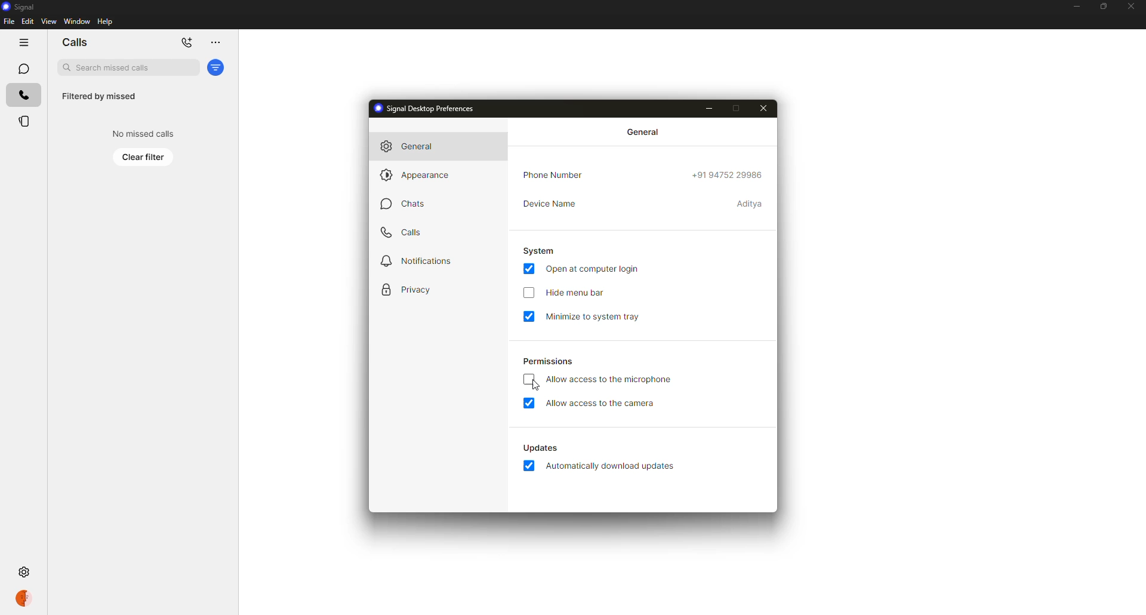 Image resolution: width=1146 pixels, height=615 pixels. I want to click on filter, so click(216, 68).